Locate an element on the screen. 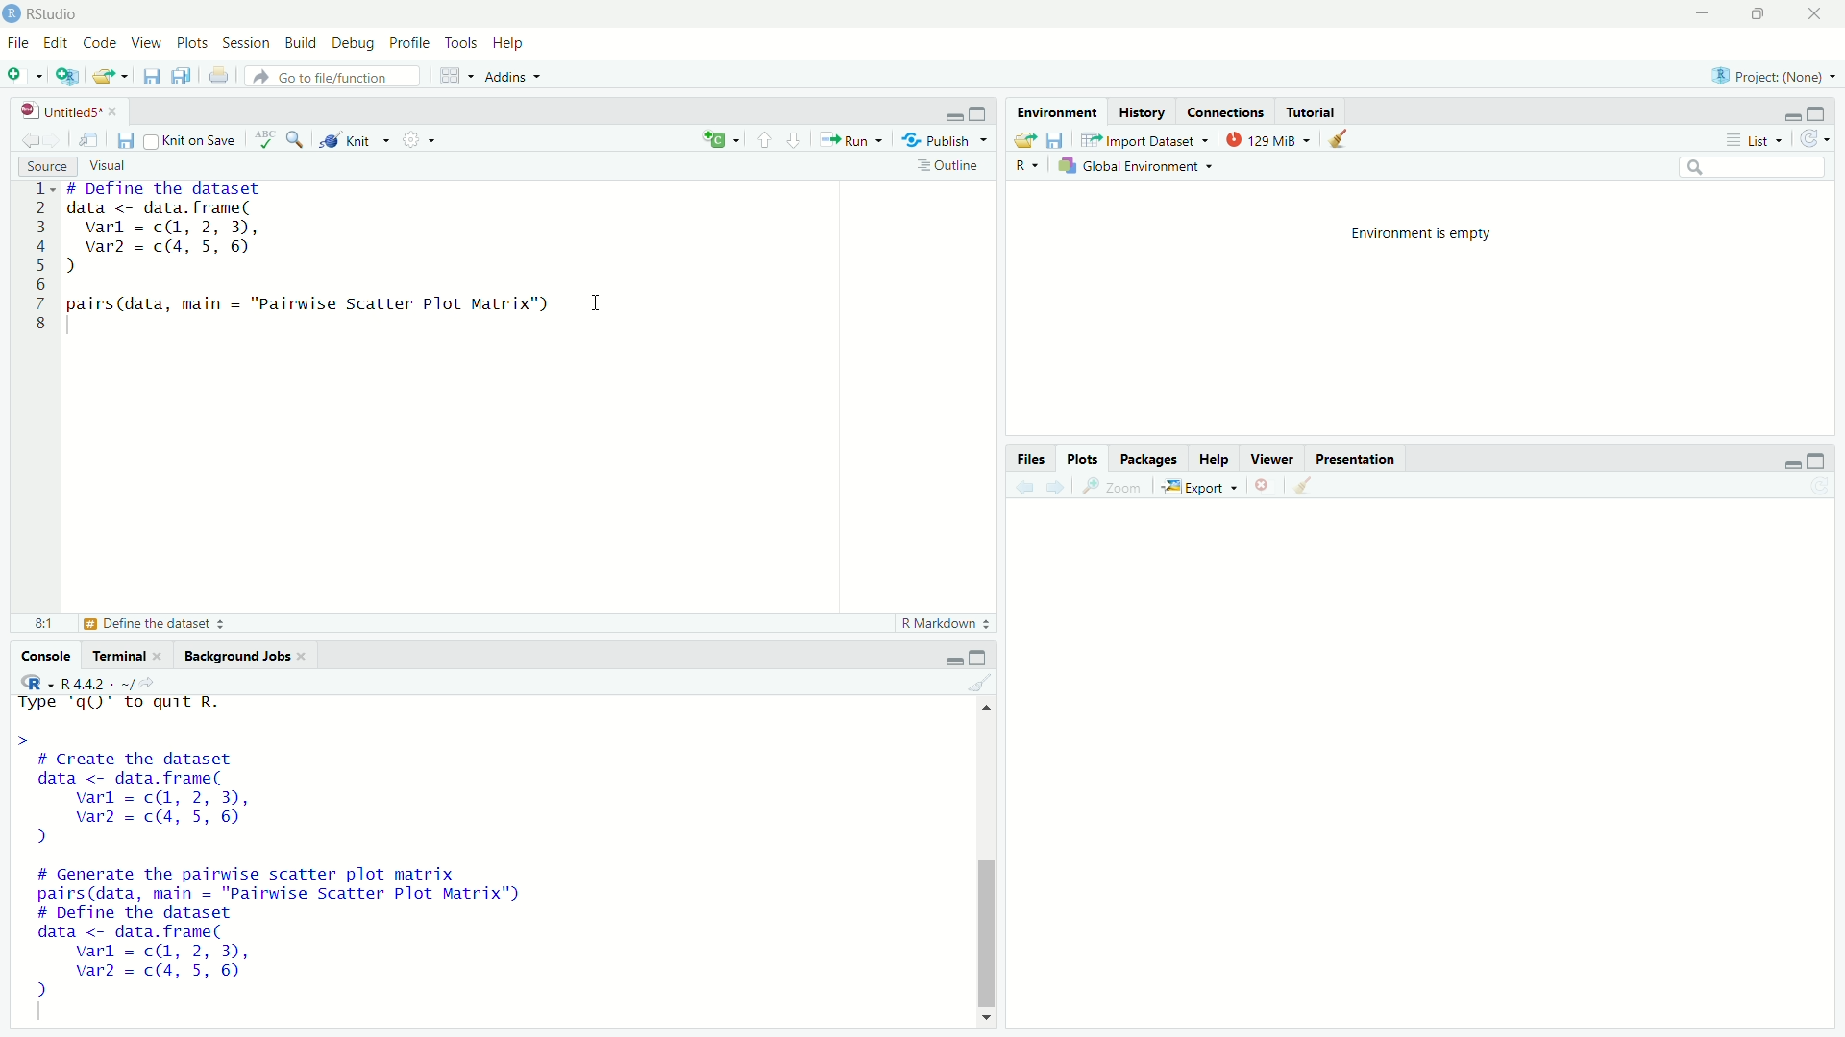 The height and width of the screenshot is (1037, 1845). Knit on Save is located at coordinates (195, 139).